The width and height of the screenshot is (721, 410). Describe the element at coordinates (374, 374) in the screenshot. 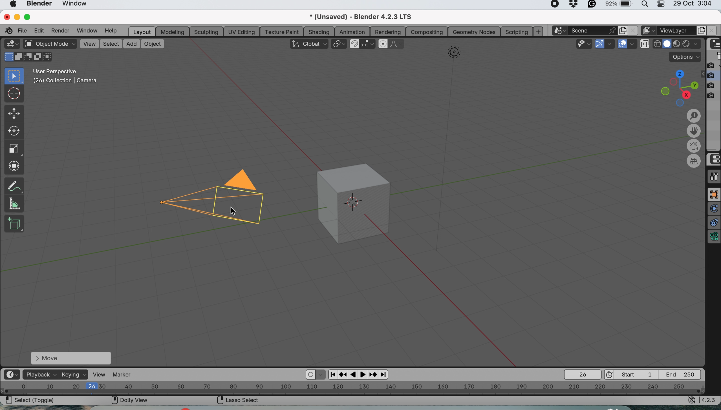

I see `Forward` at that location.